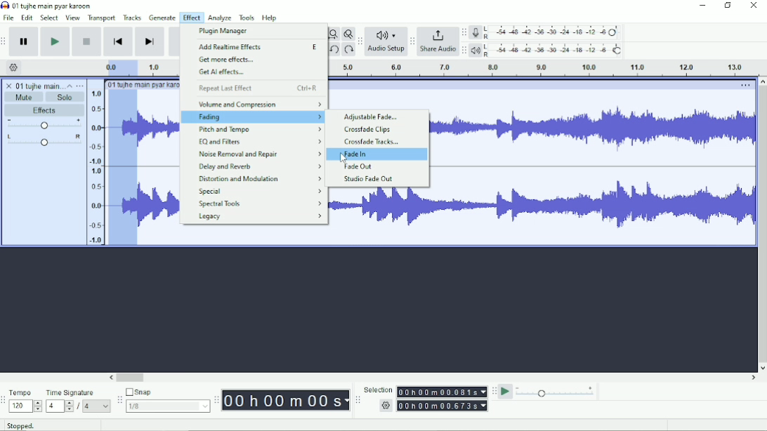  What do you see at coordinates (225, 31) in the screenshot?
I see `Plugin Manager` at bounding box center [225, 31].